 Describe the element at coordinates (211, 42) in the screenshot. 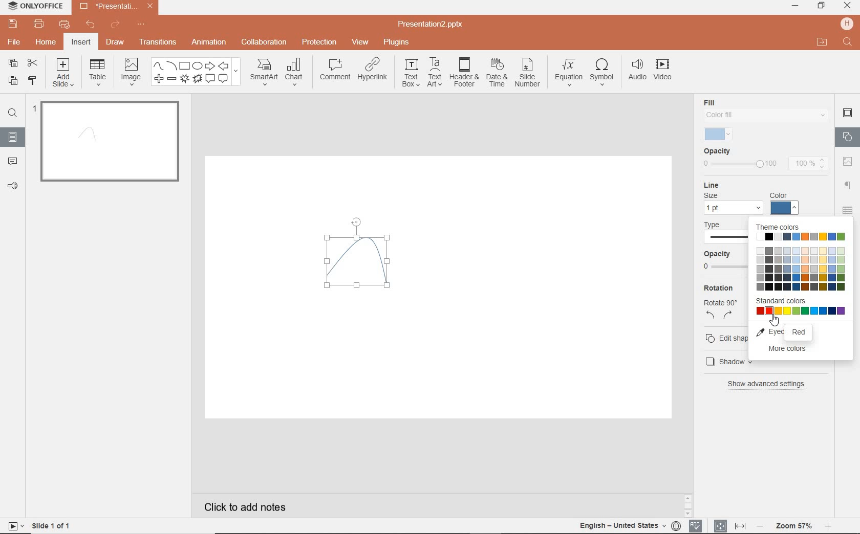

I see `ANIMATION` at that location.